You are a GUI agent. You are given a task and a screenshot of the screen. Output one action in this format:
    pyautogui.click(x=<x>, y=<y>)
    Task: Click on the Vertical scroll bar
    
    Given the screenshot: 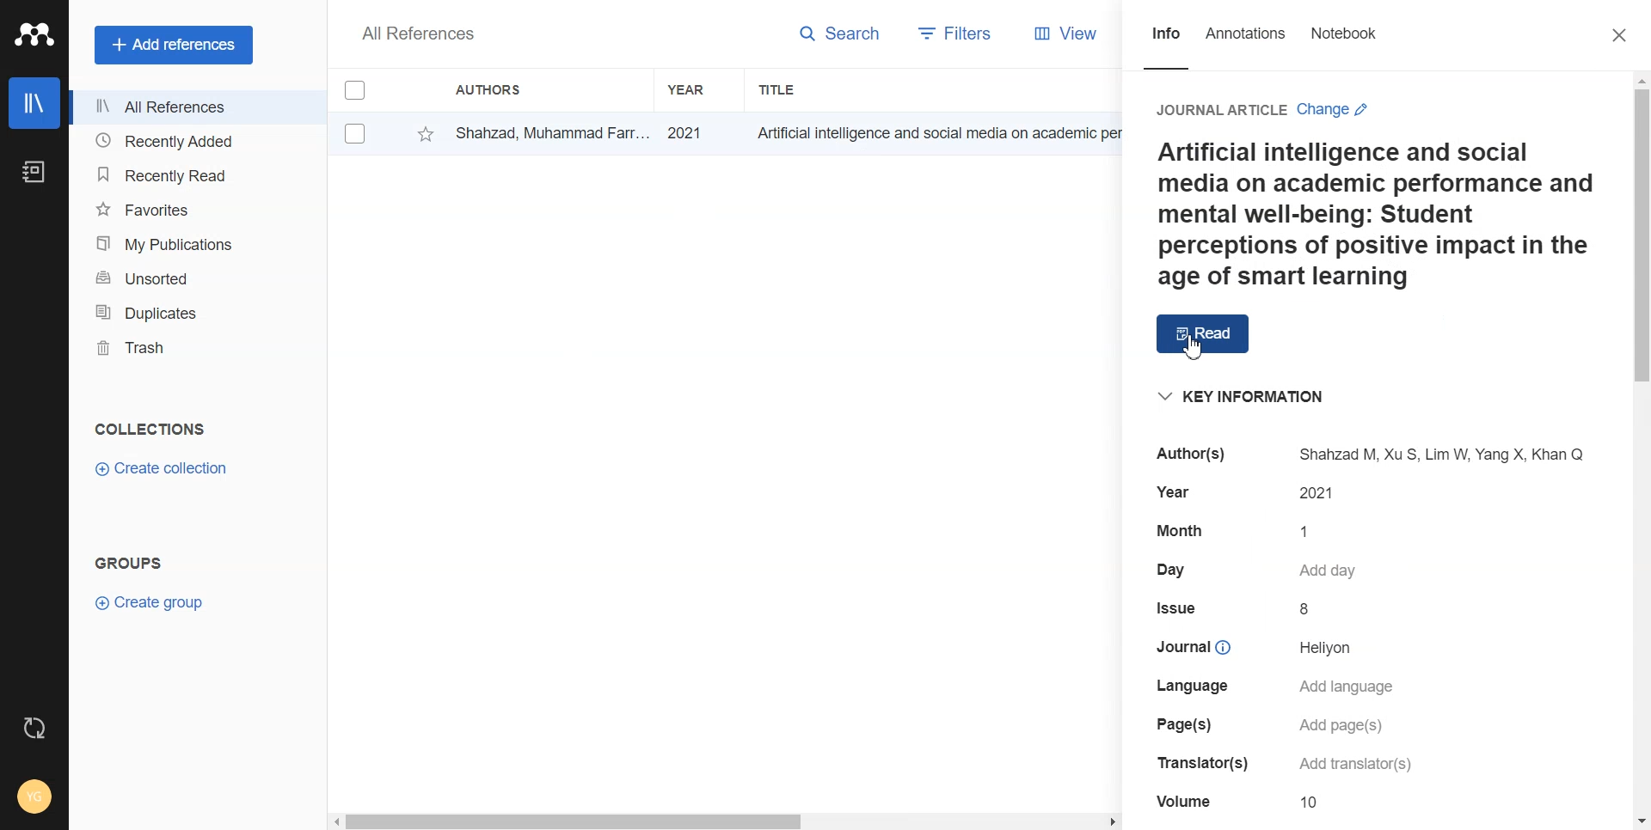 What is the action you would take?
    pyautogui.click(x=1639, y=451)
    